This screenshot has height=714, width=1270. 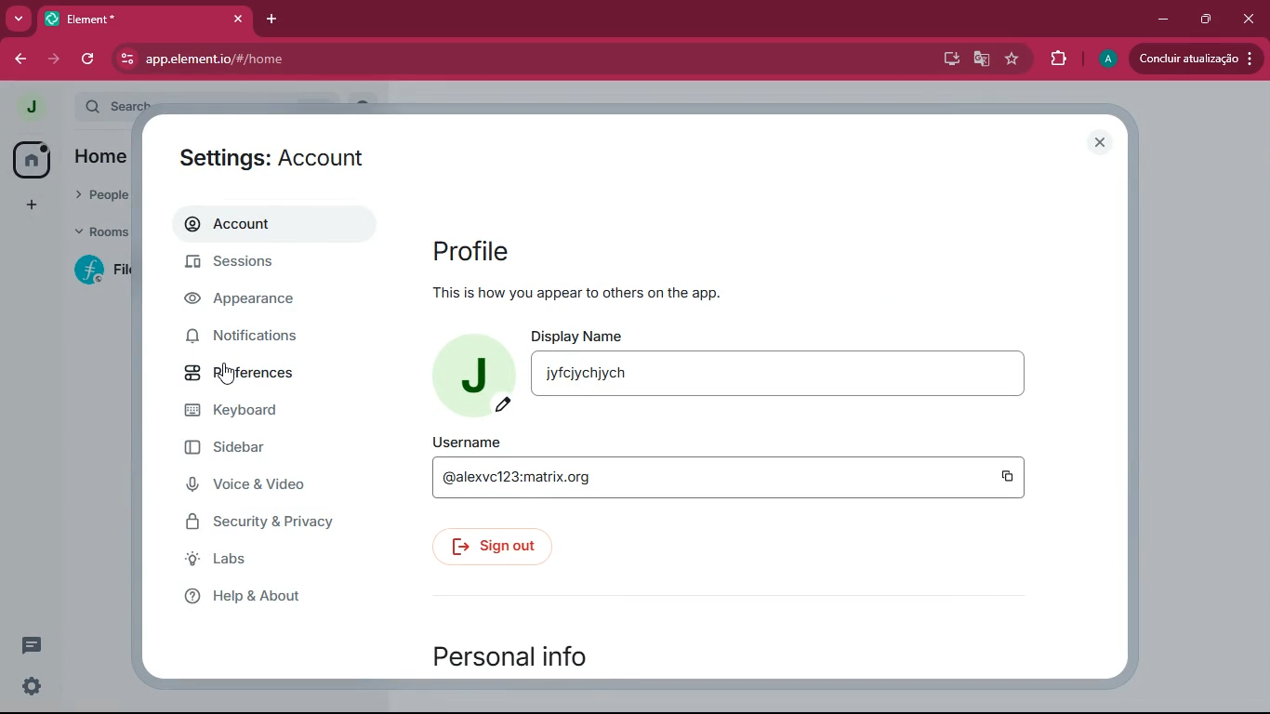 I want to click on jyfcjychjych, so click(x=777, y=373).